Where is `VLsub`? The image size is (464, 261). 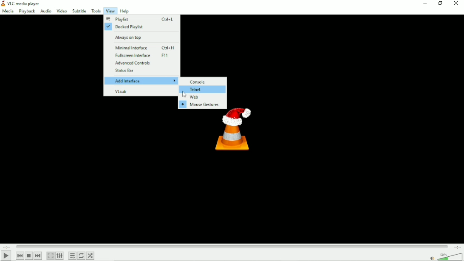
VLsub is located at coordinates (141, 91).